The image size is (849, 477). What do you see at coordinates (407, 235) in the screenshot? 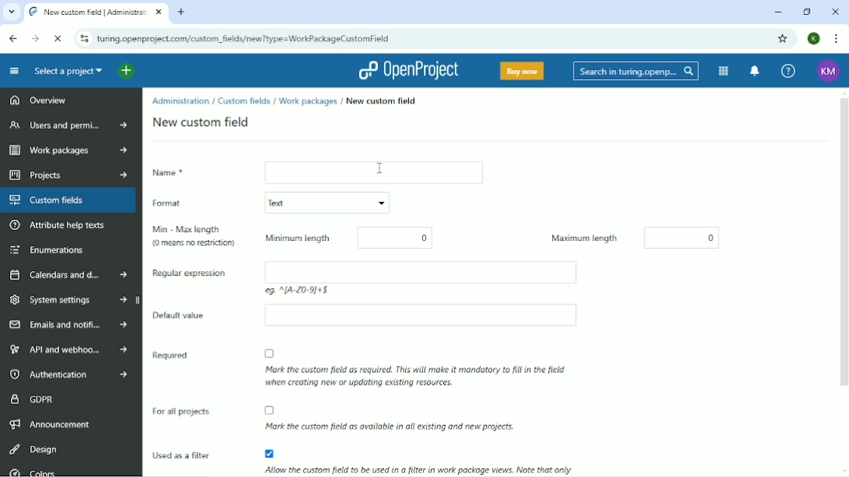
I see `0` at bounding box center [407, 235].